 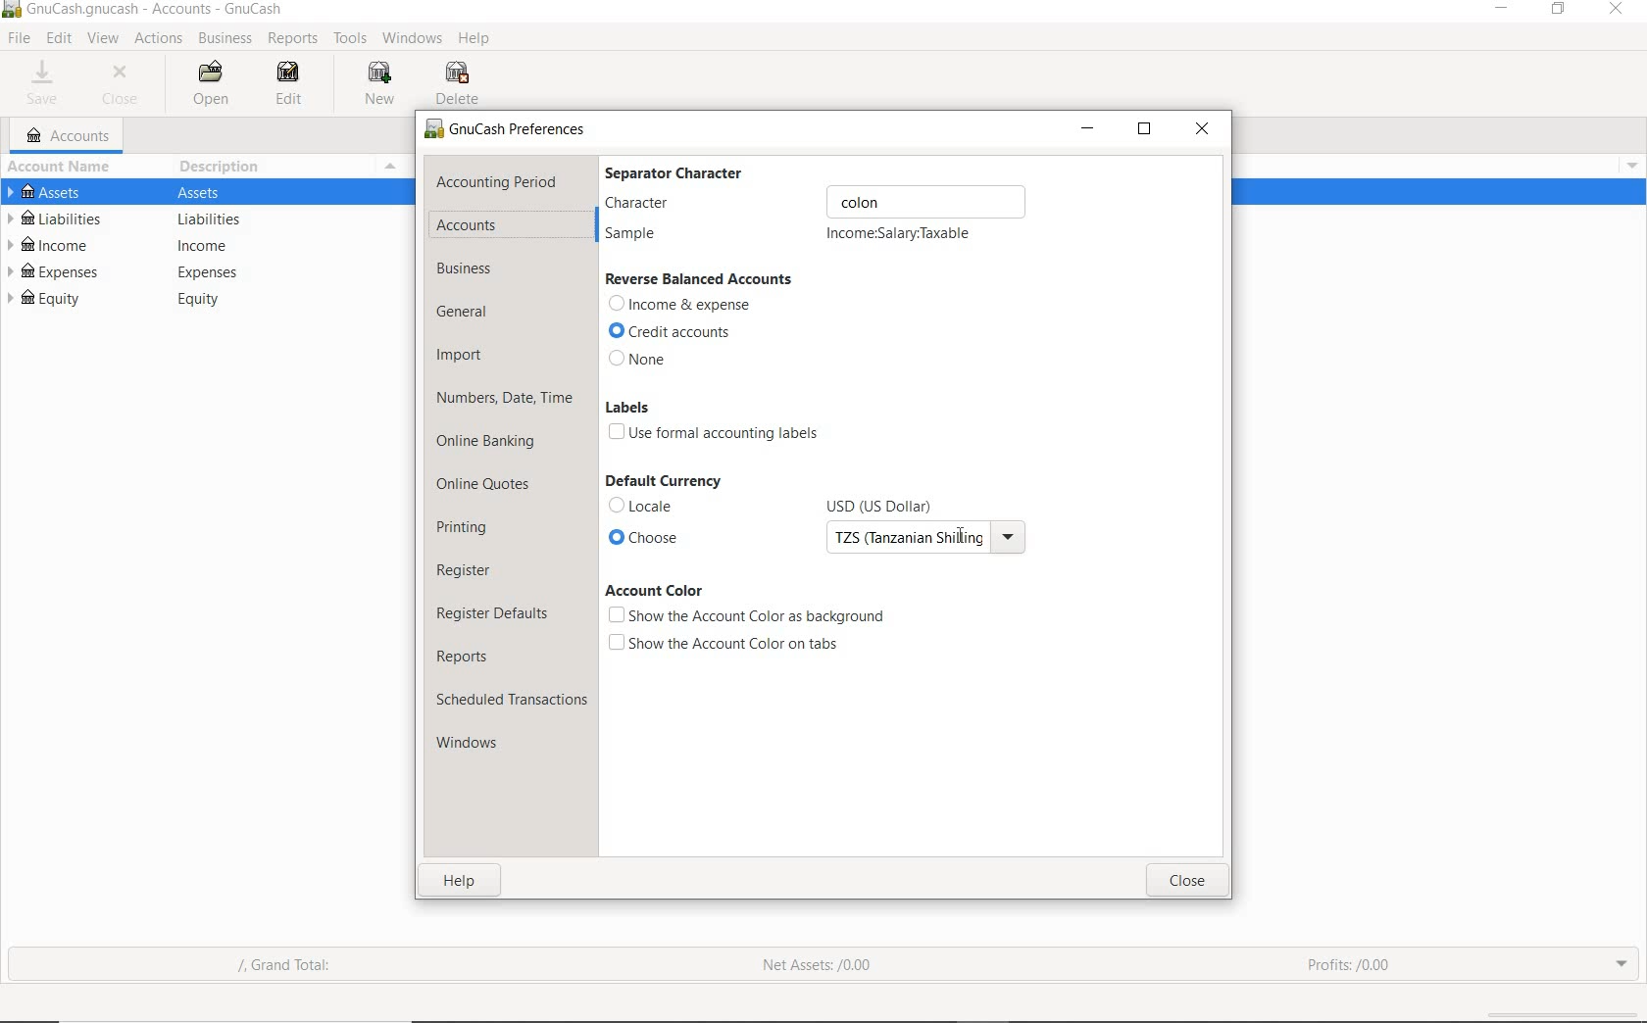 What do you see at coordinates (48, 78) in the screenshot?
I see `SAVE` at bounding box center [48, 78].